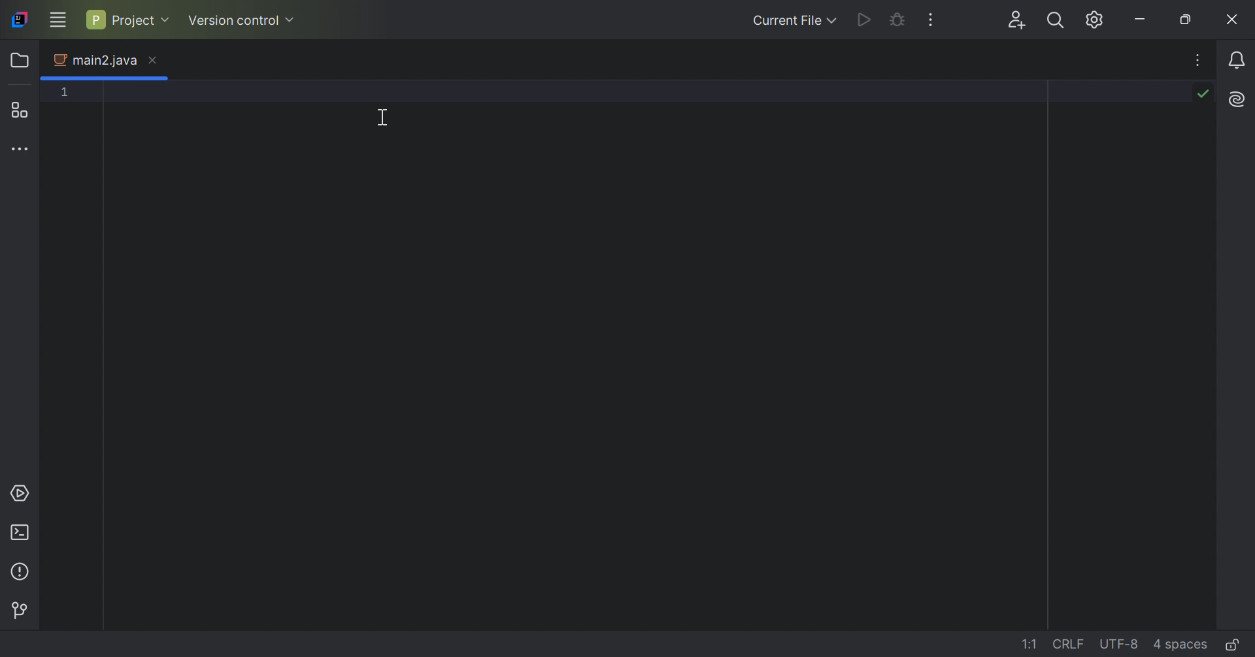 This screenshot has width=1255, height=657. I want to click on 1, so click(69, 92).